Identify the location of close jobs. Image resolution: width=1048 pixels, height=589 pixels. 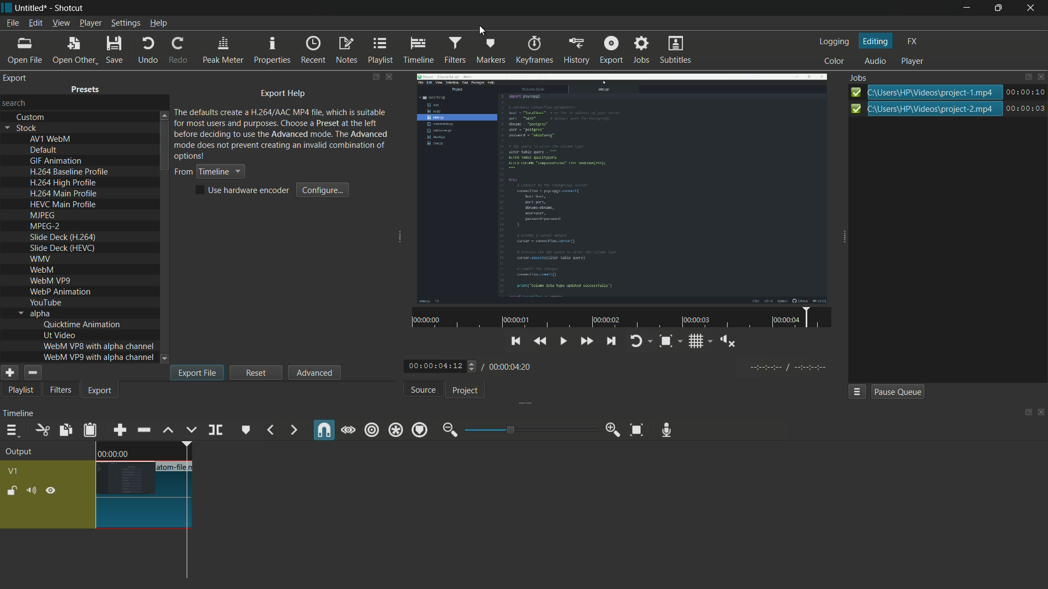
(1043, 77).